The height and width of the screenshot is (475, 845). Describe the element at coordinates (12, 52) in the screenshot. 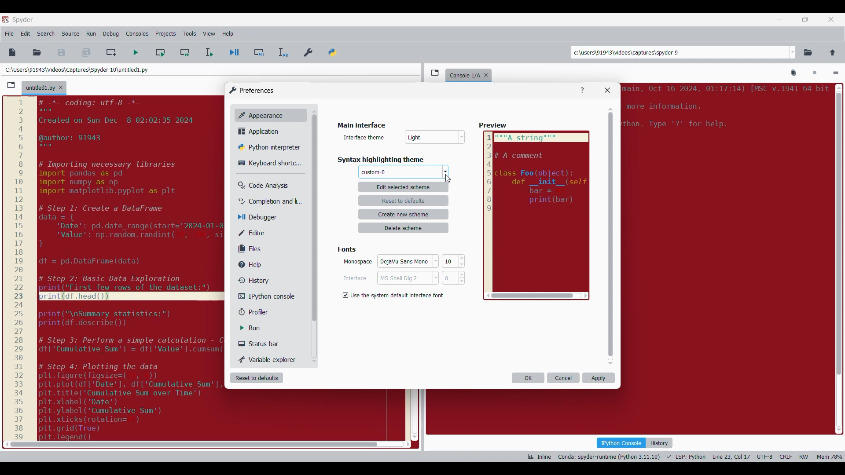

I see `New file` at that location.